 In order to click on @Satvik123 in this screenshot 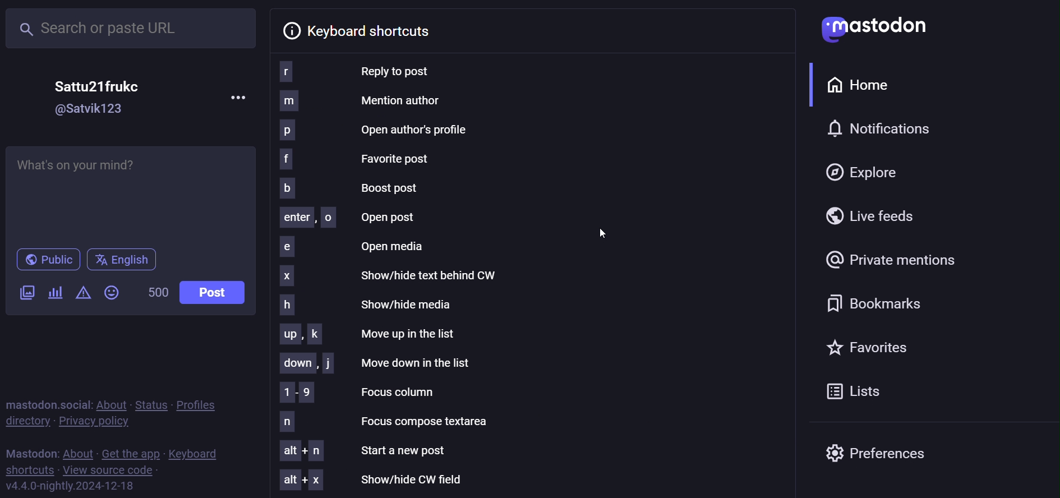, I will do `click(91, 107)`.